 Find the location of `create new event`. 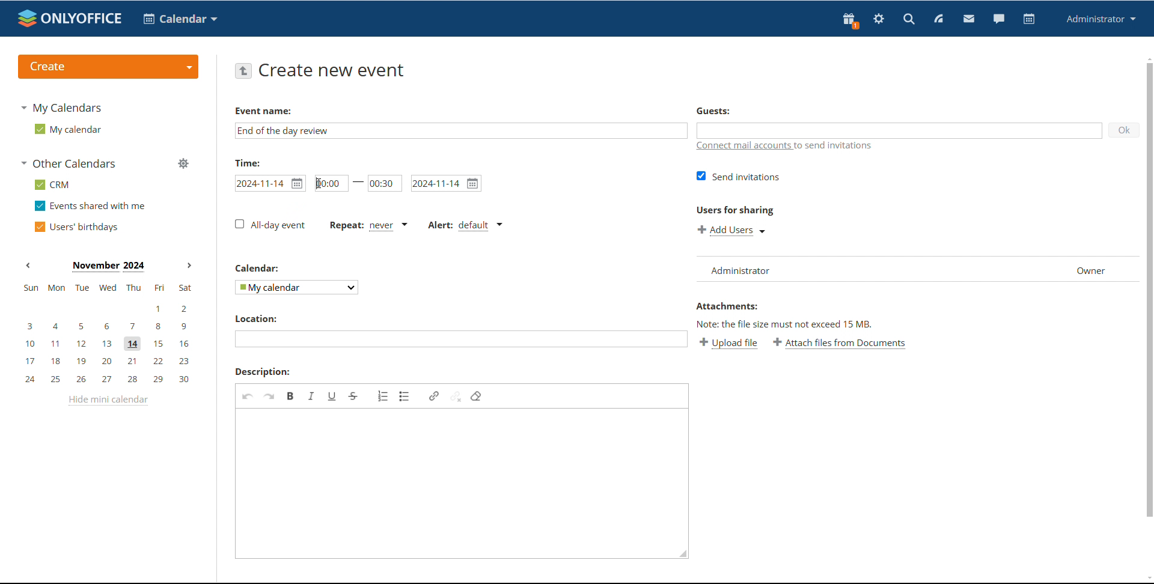

create new event is located at coordinates (335, 70).